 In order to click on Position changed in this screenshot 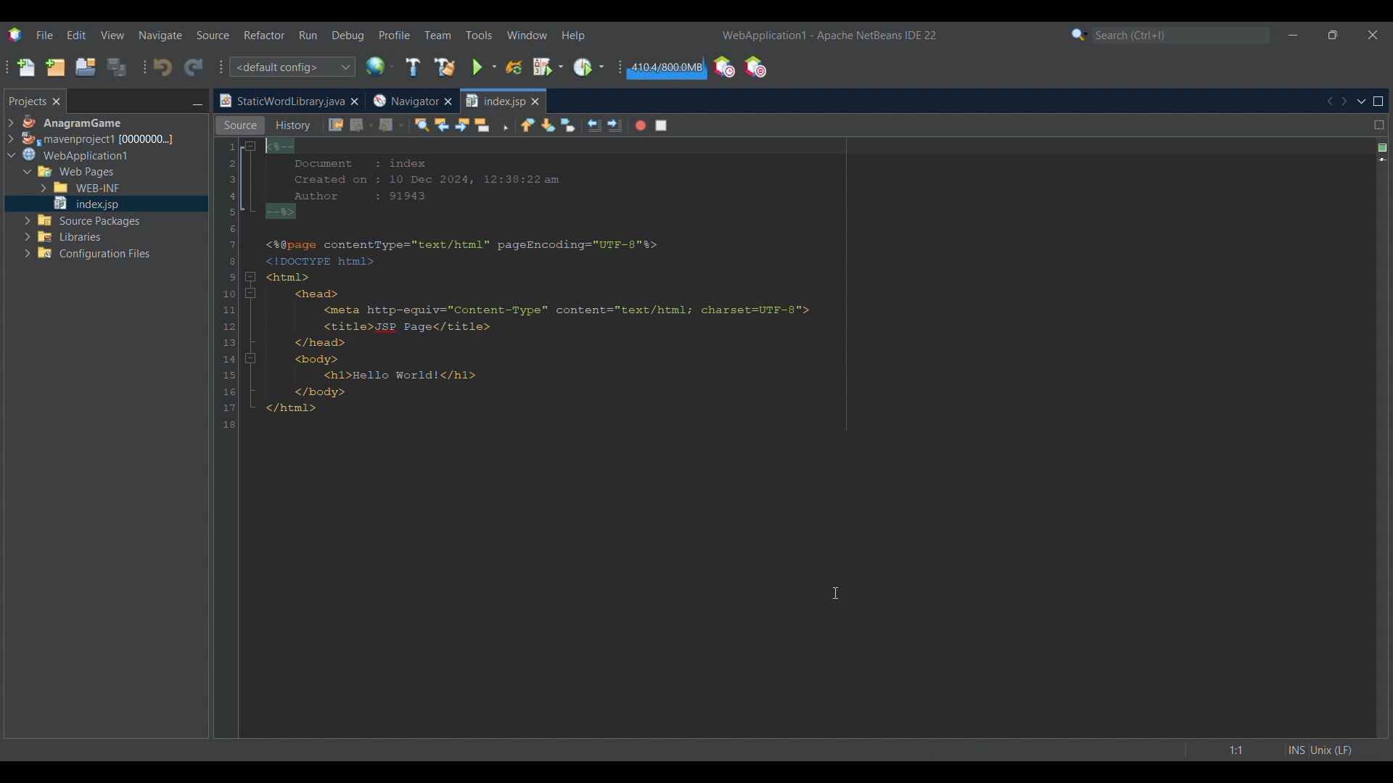, I will do `click(1384, 159)`.